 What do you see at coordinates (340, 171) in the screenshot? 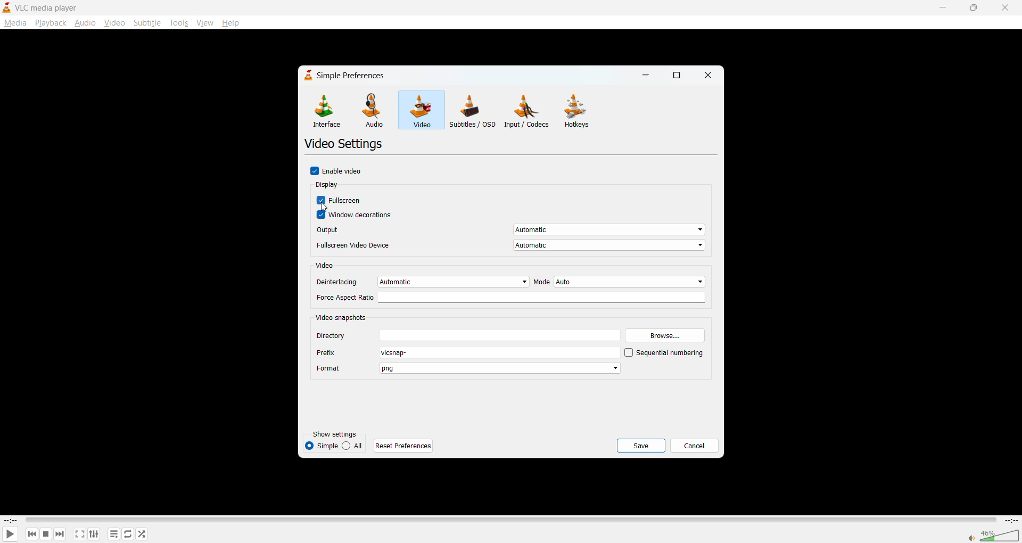
I see `enable video` at bounding box center [340, 171].